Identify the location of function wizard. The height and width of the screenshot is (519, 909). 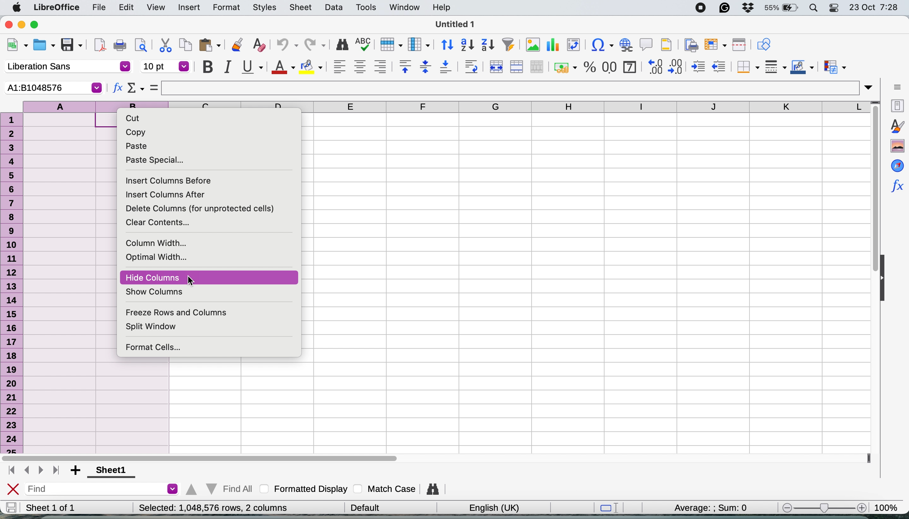
(897, 186).